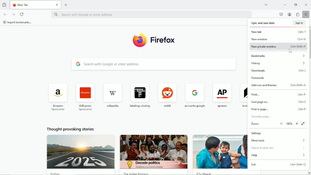 The width and height of the screenshot is (311, 175). What do you see at coordinates (303, 123) in the screenshot?
I see `view fullscreen` at bounding box center [303, 123].